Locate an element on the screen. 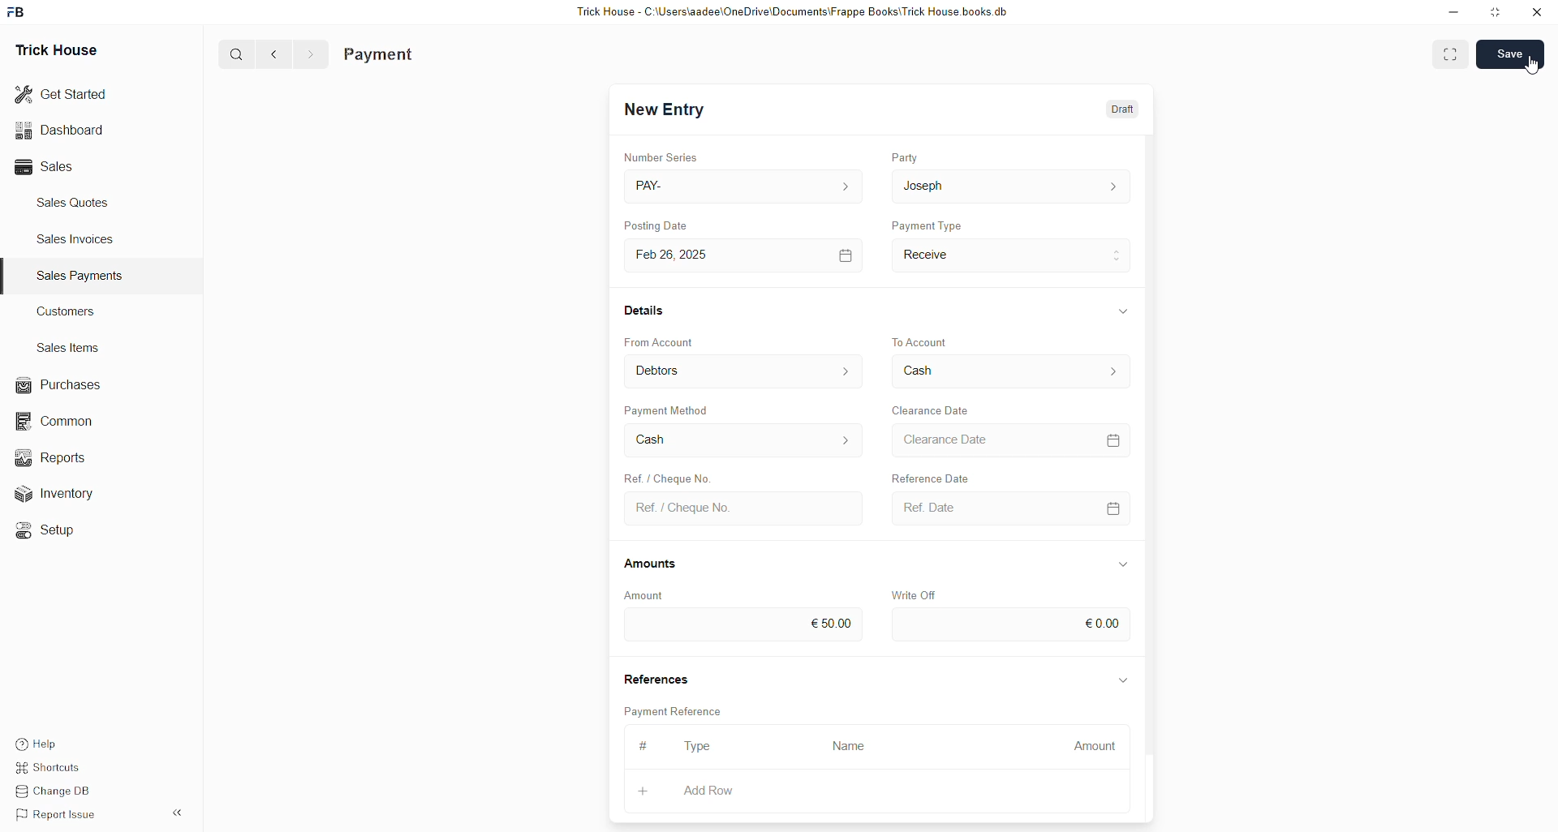  PAY is located at coordinates (747, 186).